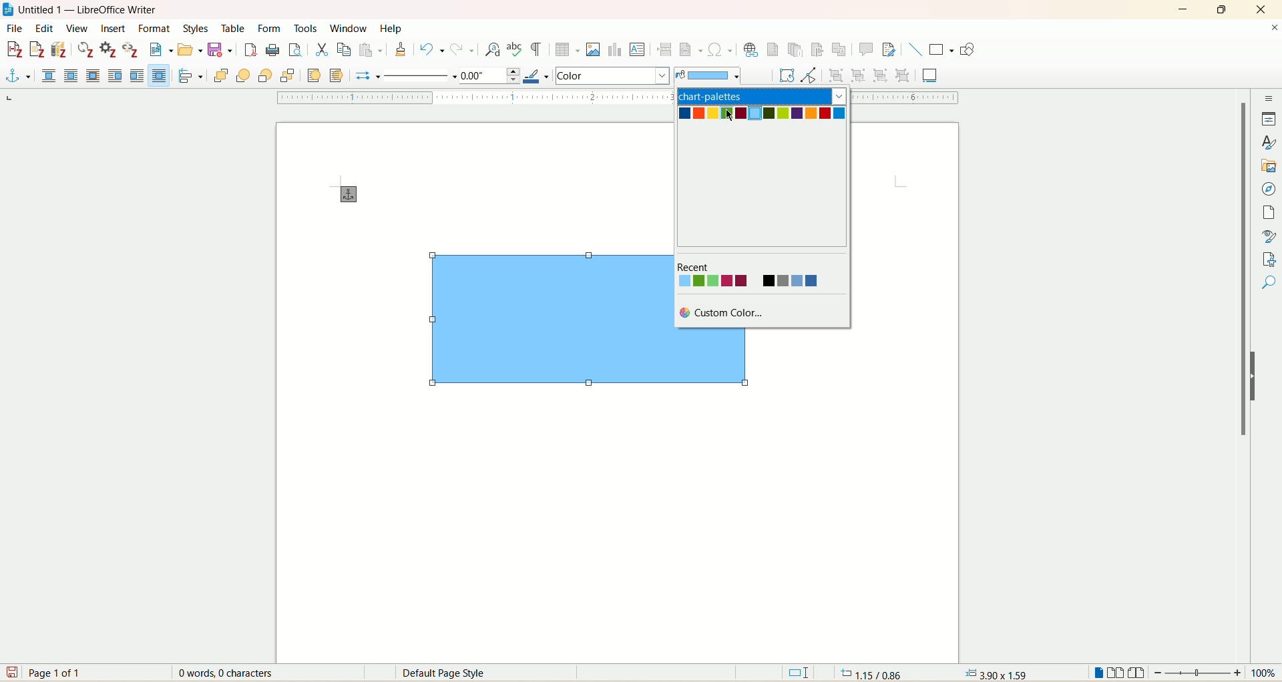 This screenshot has width=1282, height=682. I want to click on window, so click(349, 27).